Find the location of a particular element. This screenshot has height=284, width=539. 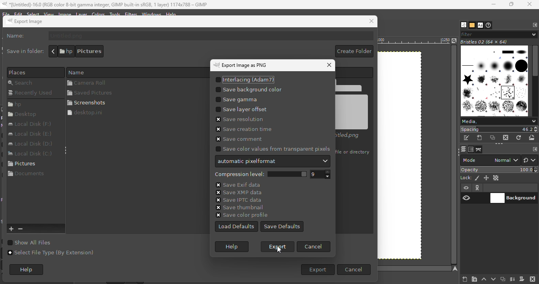

Export is located at coordinates (315, 270).